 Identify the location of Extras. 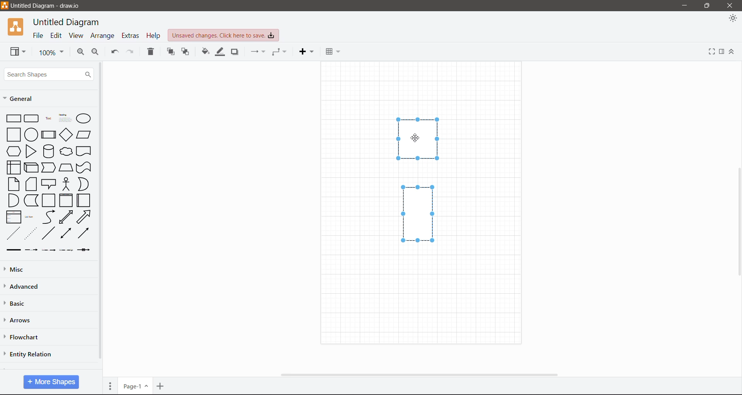
(130, 36).